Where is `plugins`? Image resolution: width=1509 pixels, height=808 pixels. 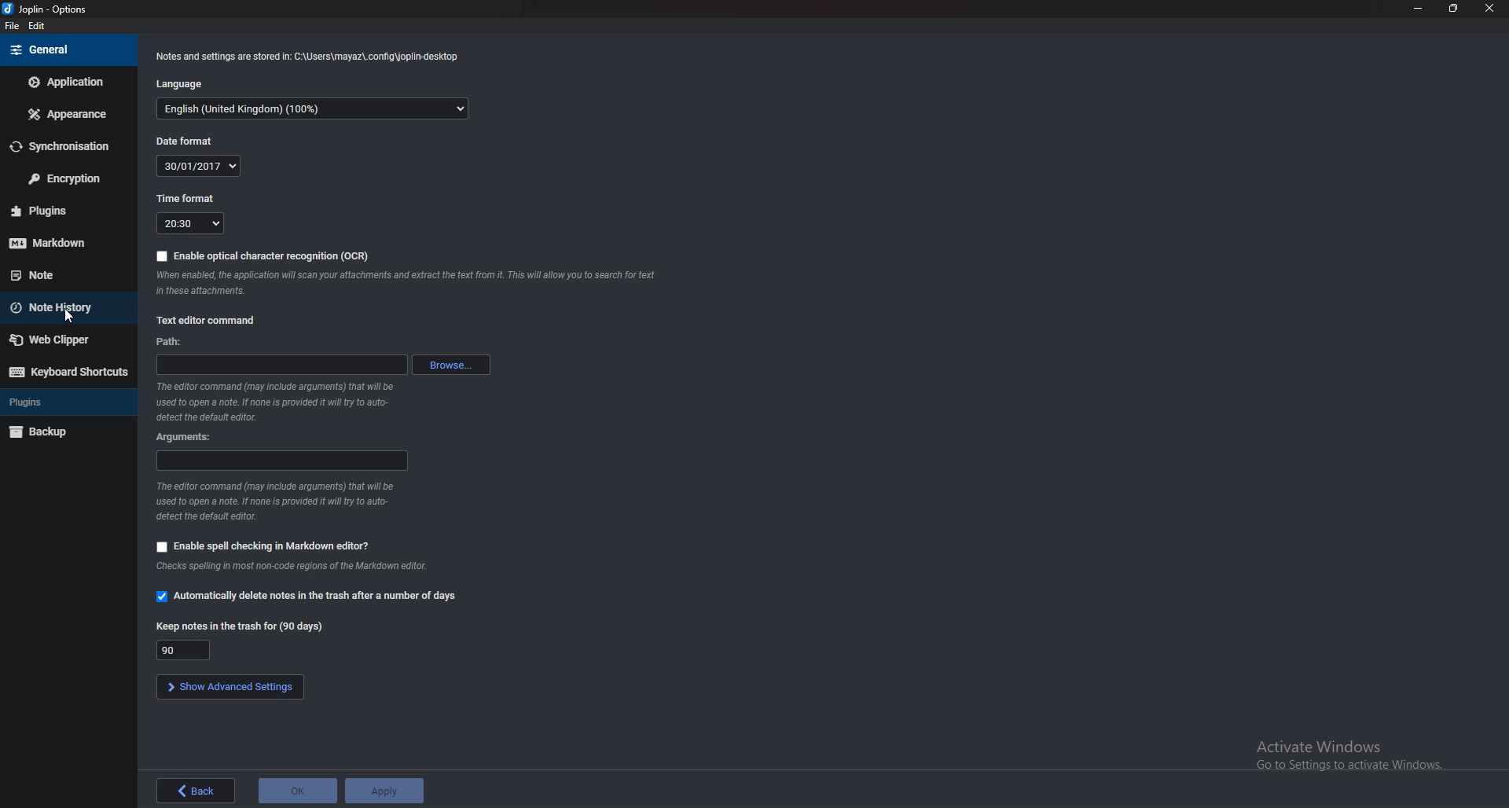 plugins is located at coordinates (64, 210).